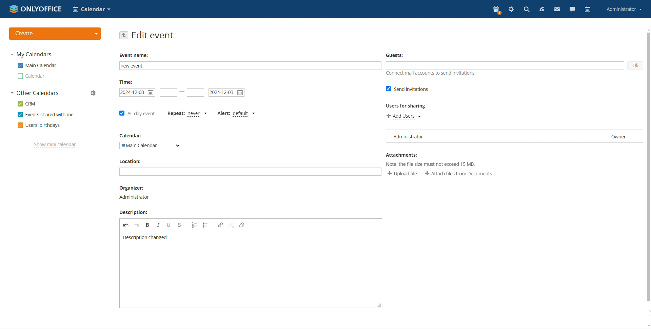 This screenshot has width=651, height=329. I want to click on scrollbar, so click(651, 168).